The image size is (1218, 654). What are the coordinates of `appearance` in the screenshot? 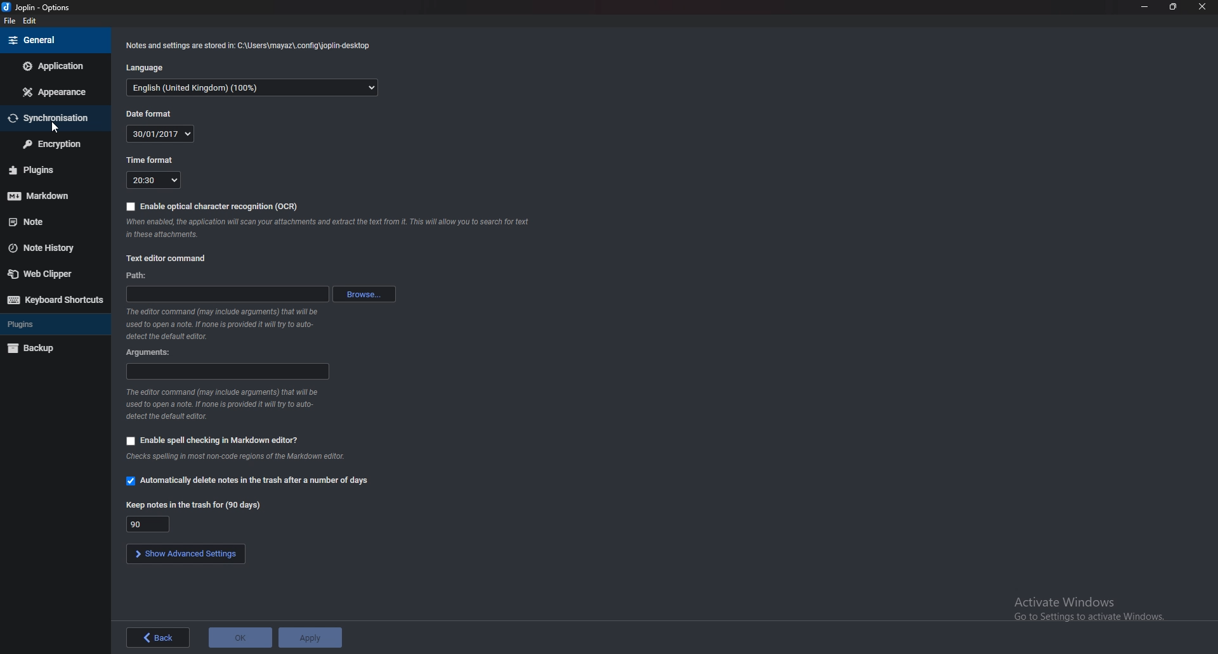 It's located at (53, 93).